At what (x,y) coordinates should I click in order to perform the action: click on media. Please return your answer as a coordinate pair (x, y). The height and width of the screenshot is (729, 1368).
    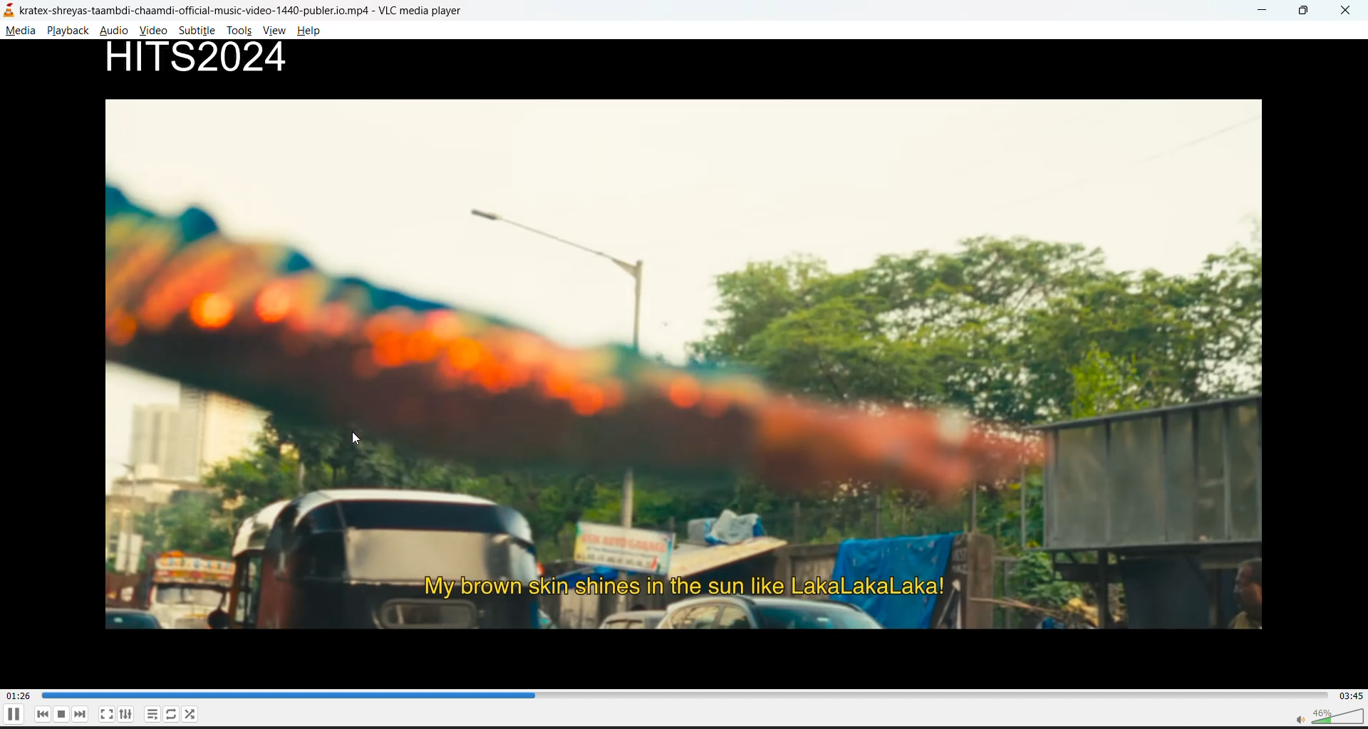
    Looking at the image, I should click on (22, 33).